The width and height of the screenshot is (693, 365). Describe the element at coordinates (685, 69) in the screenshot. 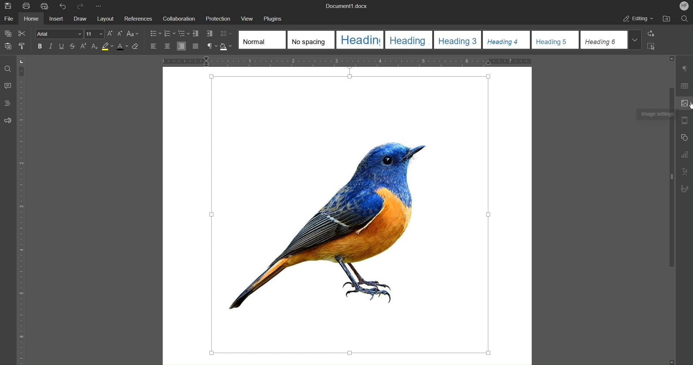

I see `Paragraph Settings` at that location.